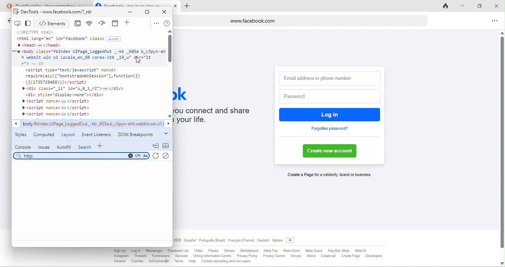  Describe the element at coordinates (292, 239) in the screenshot. I see `add` at that location.